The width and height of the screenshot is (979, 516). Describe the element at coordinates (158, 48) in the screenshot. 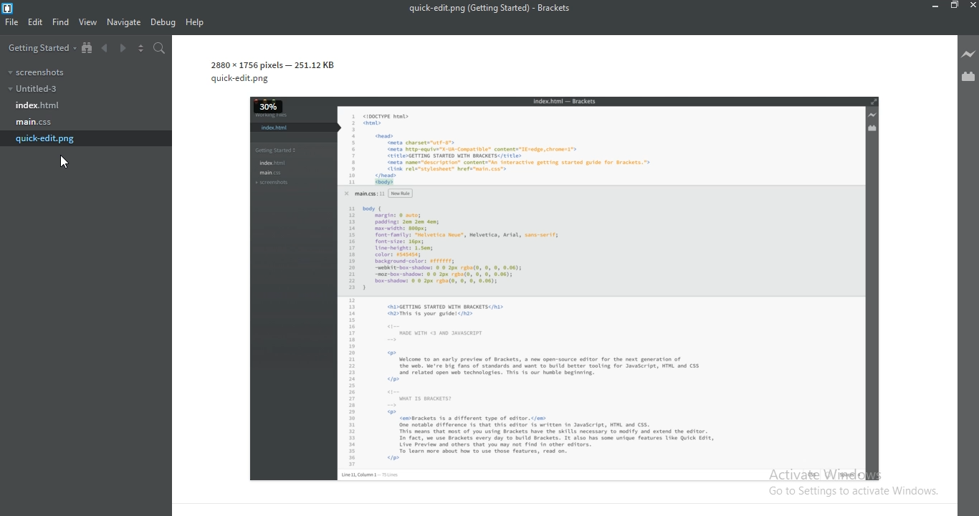

I see `search` at that location.